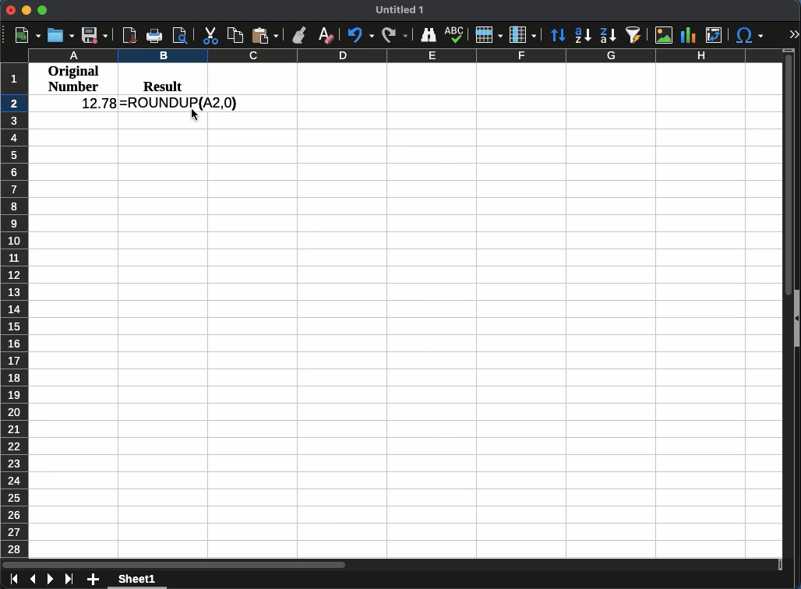  What do you see at coordinates (325, 37) in the screenshot?
I see `clear formatting` at bounding box center [325, 37].